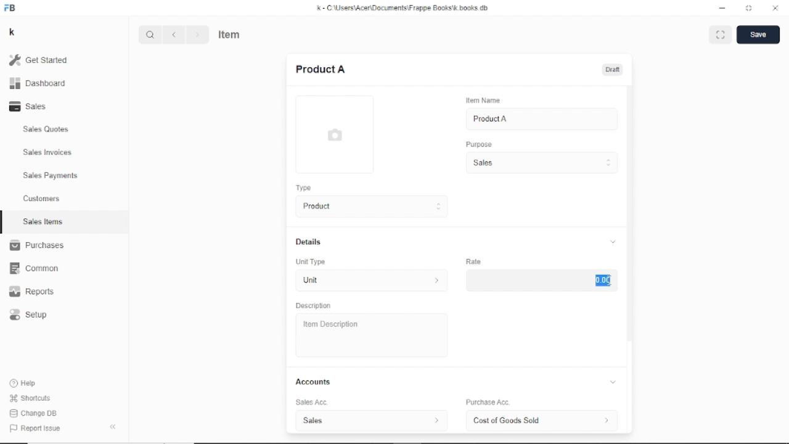  I want to click on Vertical scrollbar, so click(631, 213).